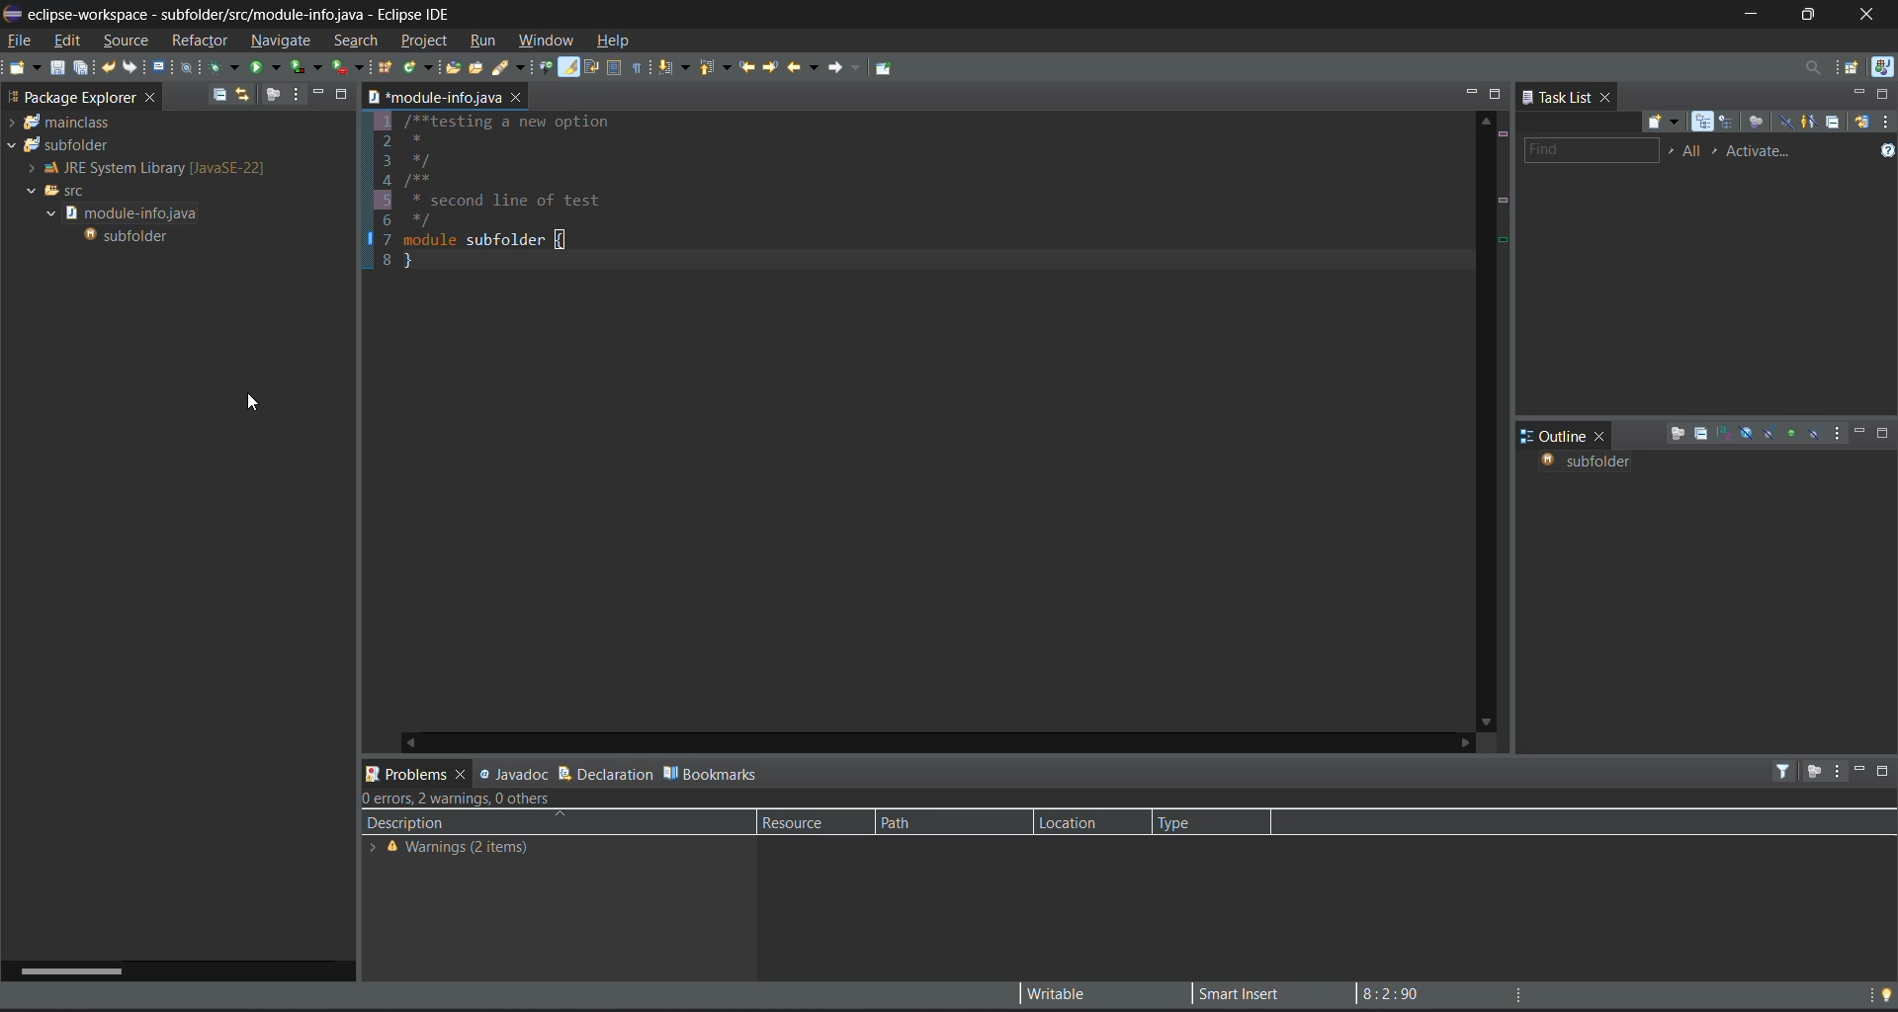 This screenshot has height=1012, width=1898. Describe the element at coordinates (1810, 122) in the screenshot. I see `show only my tasks` at that location.